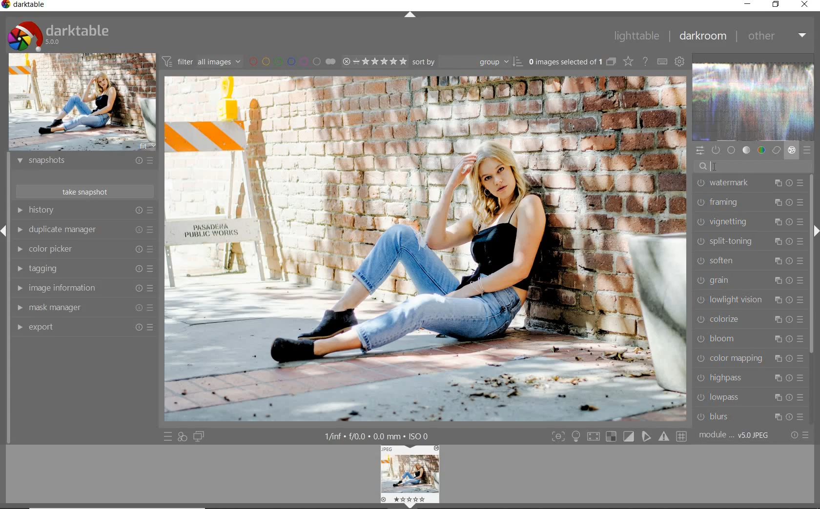 This screenshot has width=820, height=509. What do you see at coordinates (749, 222) in the screenshot?
I see `vignetting` at bounding box center [749, 222].